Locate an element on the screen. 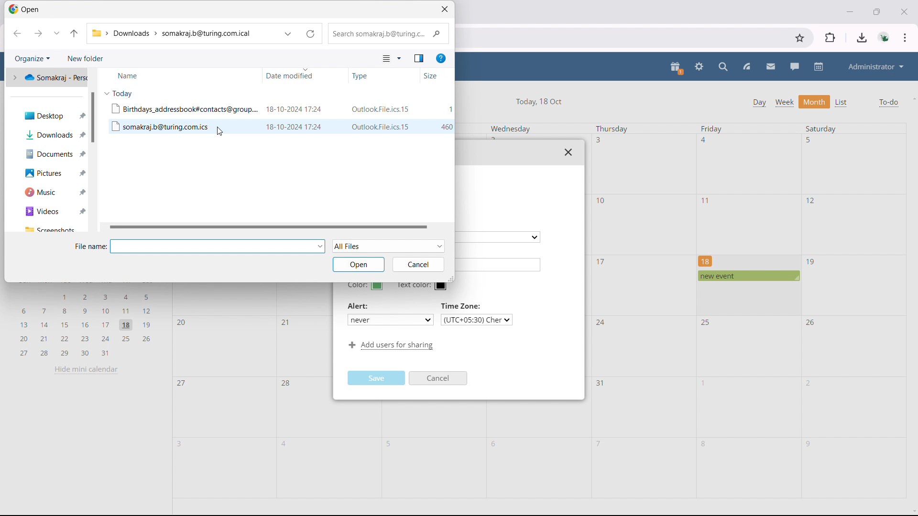  Outlook.File.ics.15 is located at coordinates (380, 109).